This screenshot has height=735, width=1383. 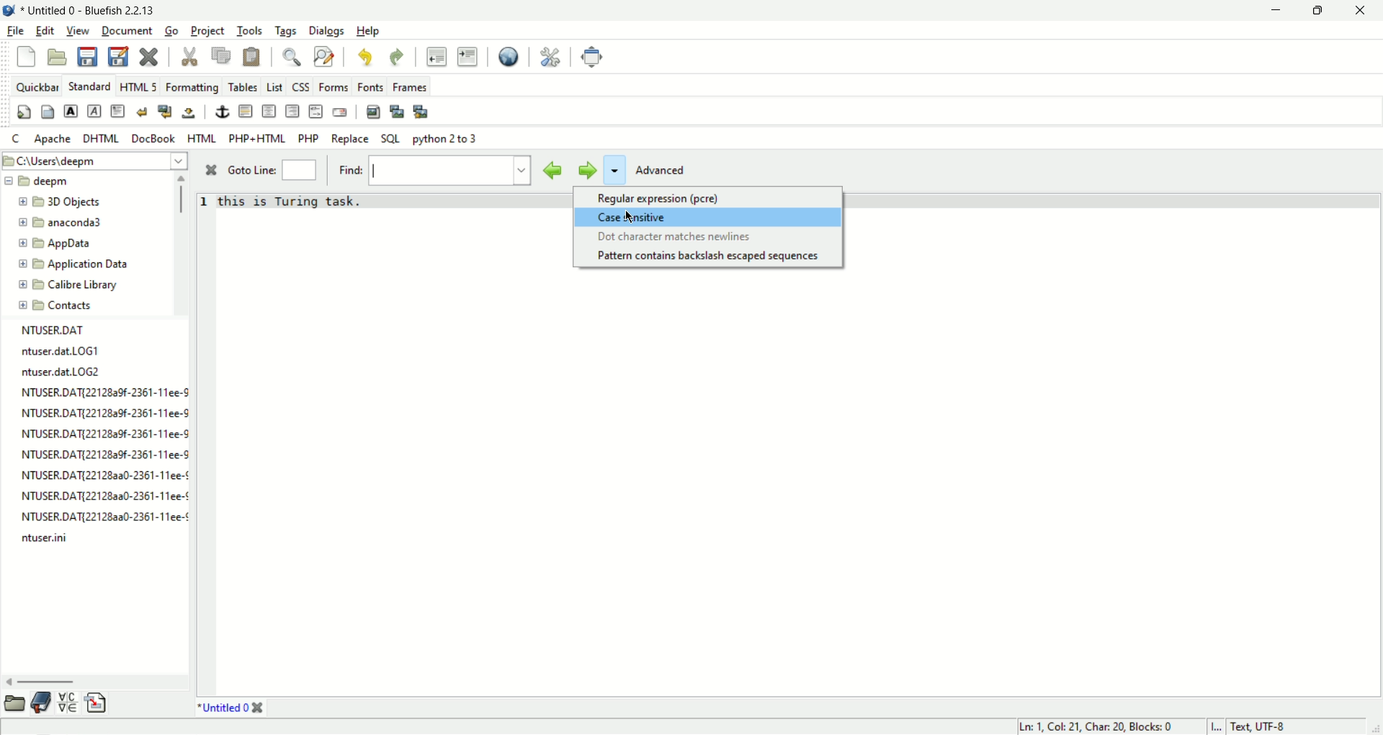 What do you see at coordinates (57, 375) in the screenshot?
I see `ntuser.dat.LOG2` at bounding box center [57, 375].